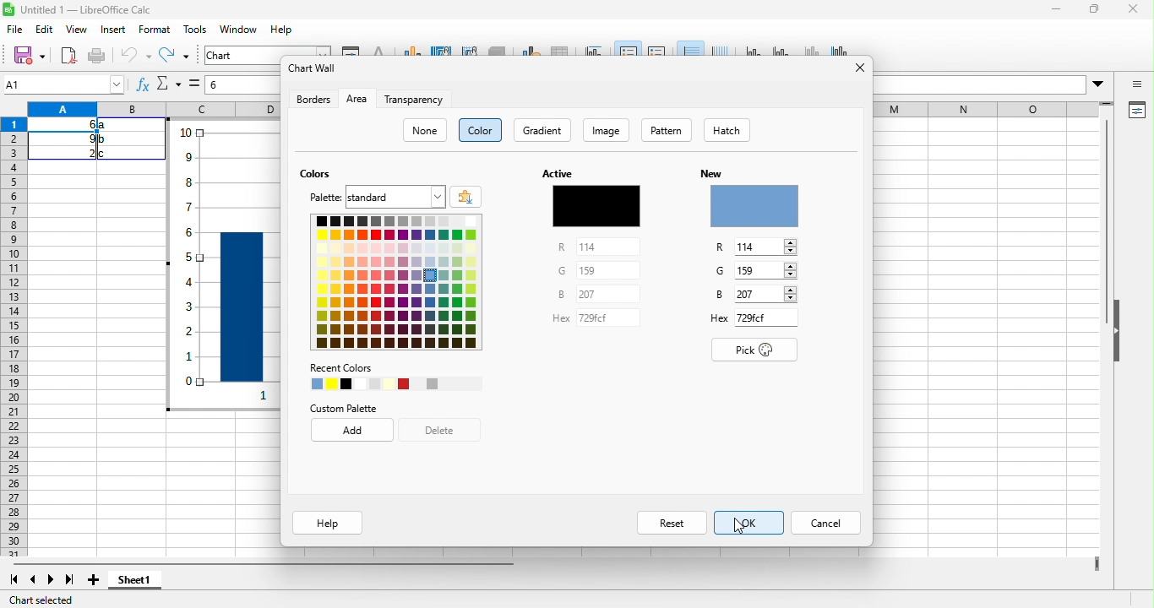 This screenshot has height=608, width=1154. Describe the element at coordinates (670, 522) in the screenshot. I see `reset` at that location.